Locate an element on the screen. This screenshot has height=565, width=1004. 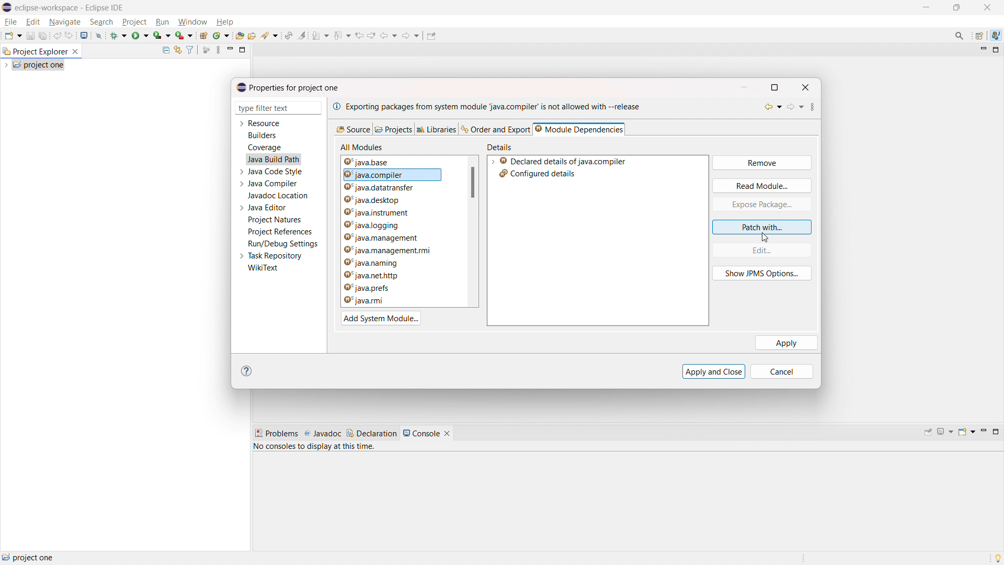
resource is located at coordinates (265, 123).